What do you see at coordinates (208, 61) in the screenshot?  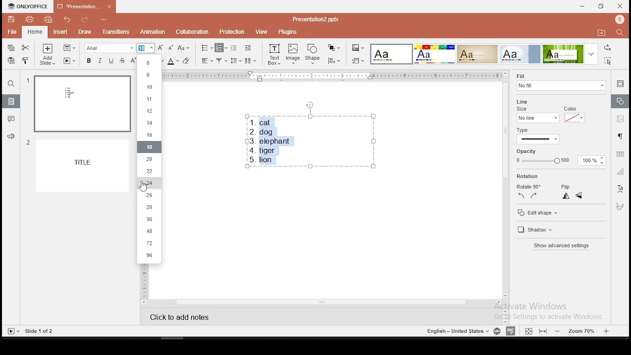 I see `horizontal align` at bounding box center [208, 61].